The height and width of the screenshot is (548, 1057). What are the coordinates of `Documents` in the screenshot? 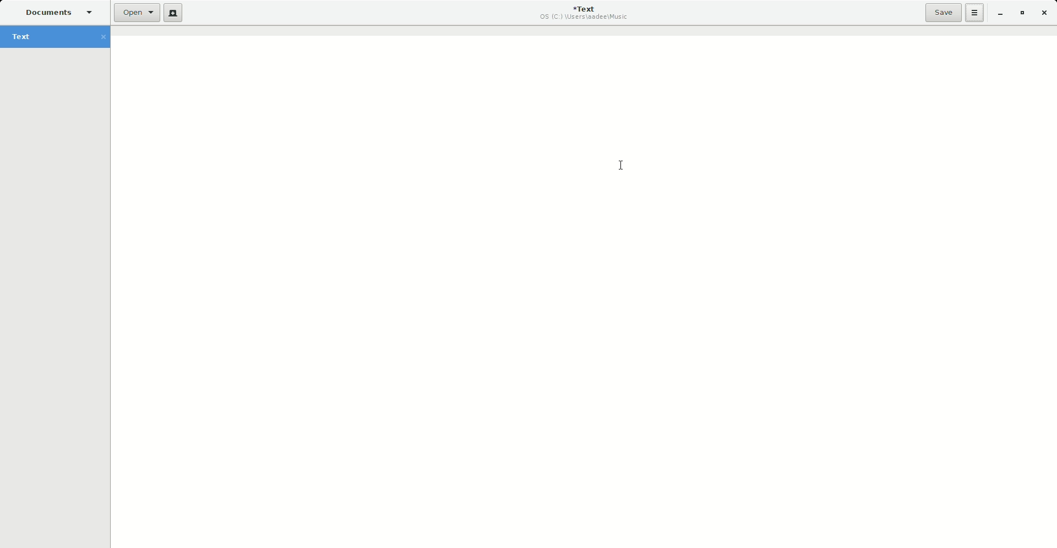 It's located at (54, 12).